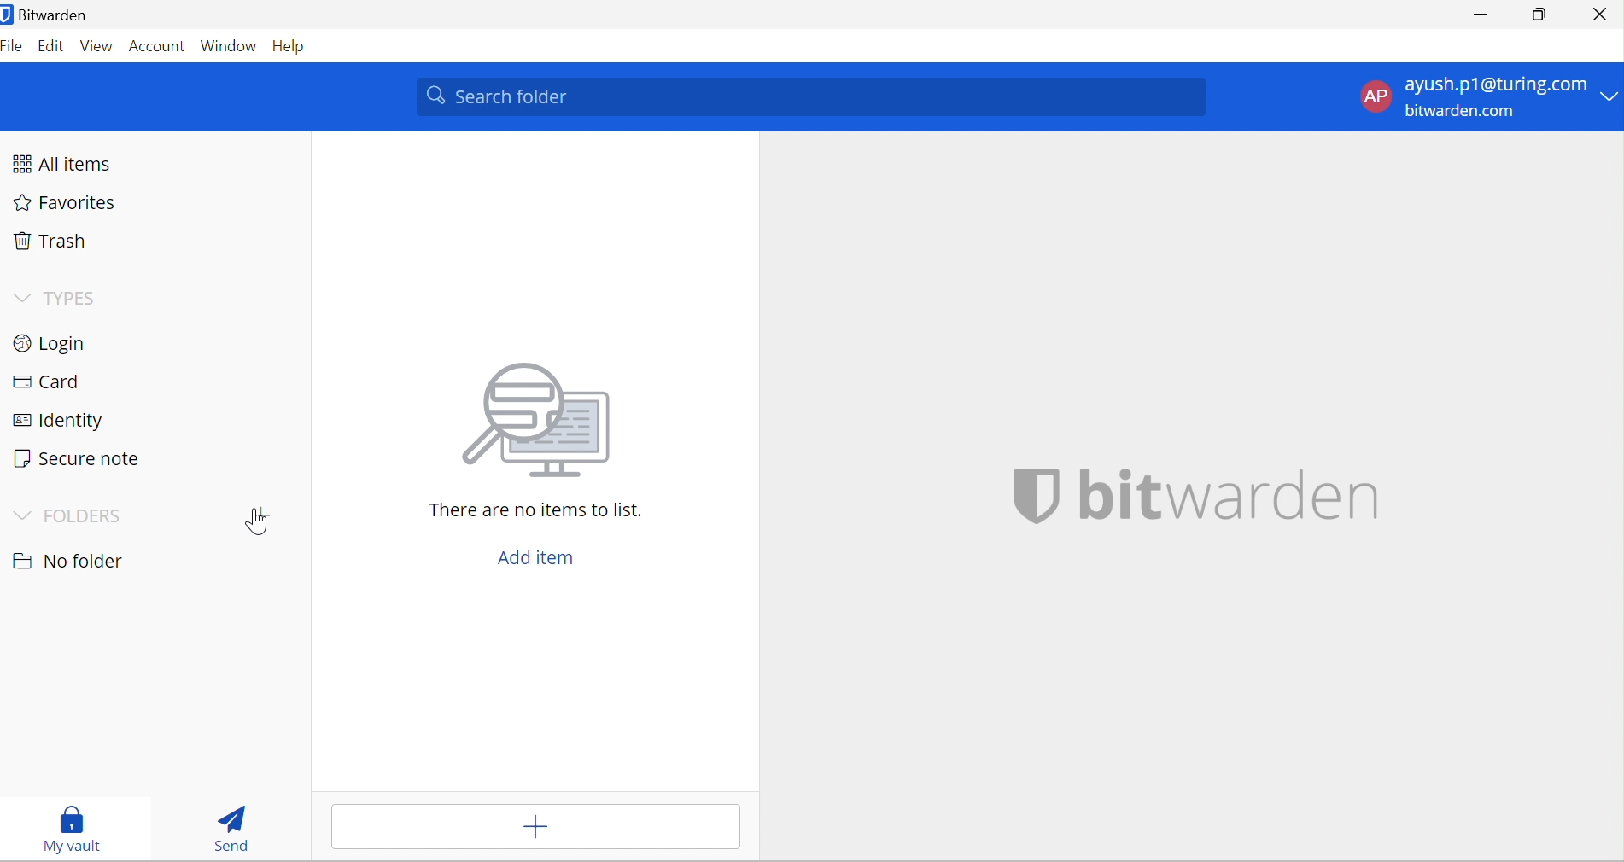  What do you see at coordinates (83, 459) in the screenshot?
I see `Secure note` at bounding box center [83, 459].